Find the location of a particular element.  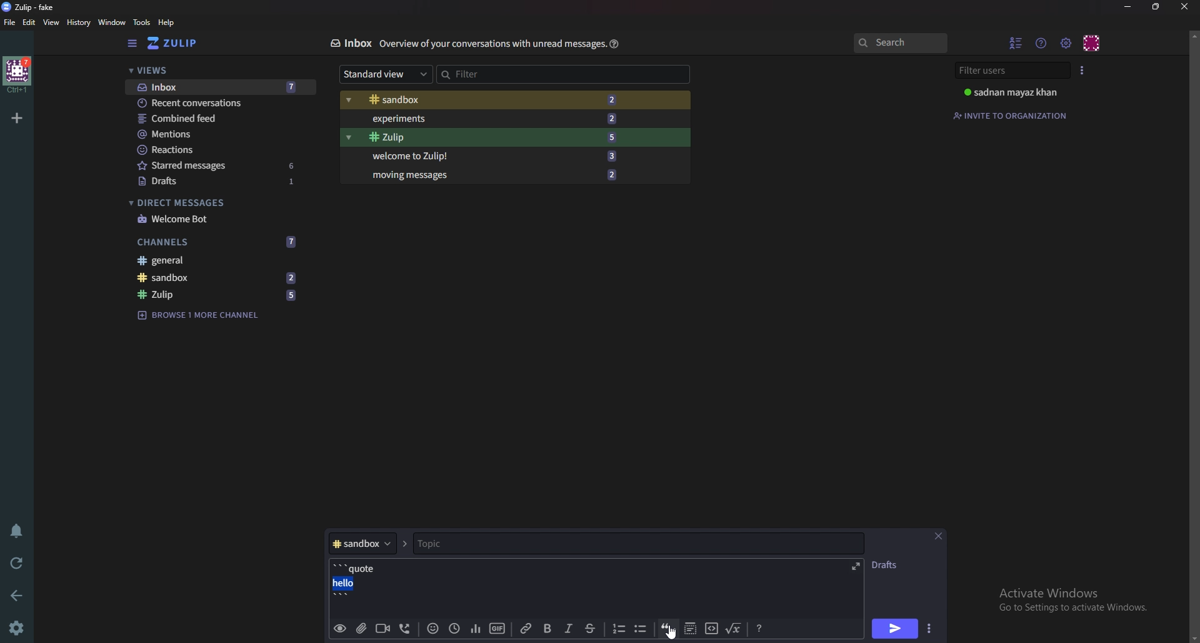

Help is located at coordinates (613, 44).